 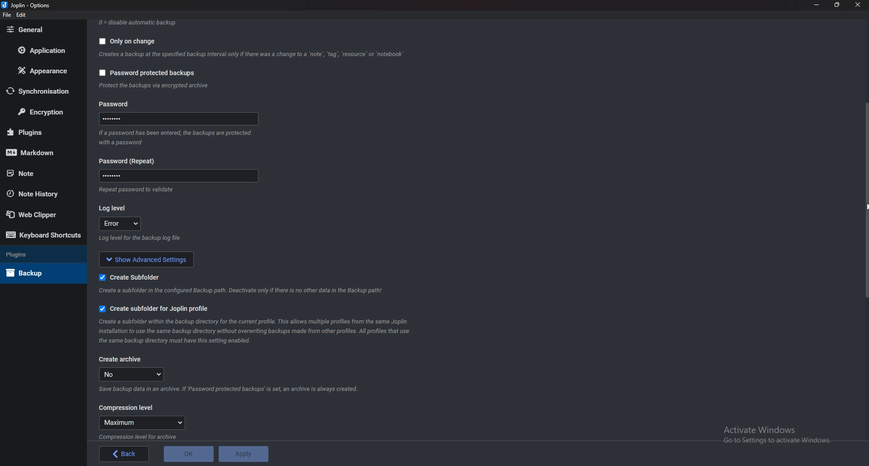 I want to click on info, so click(x=143, y=436).